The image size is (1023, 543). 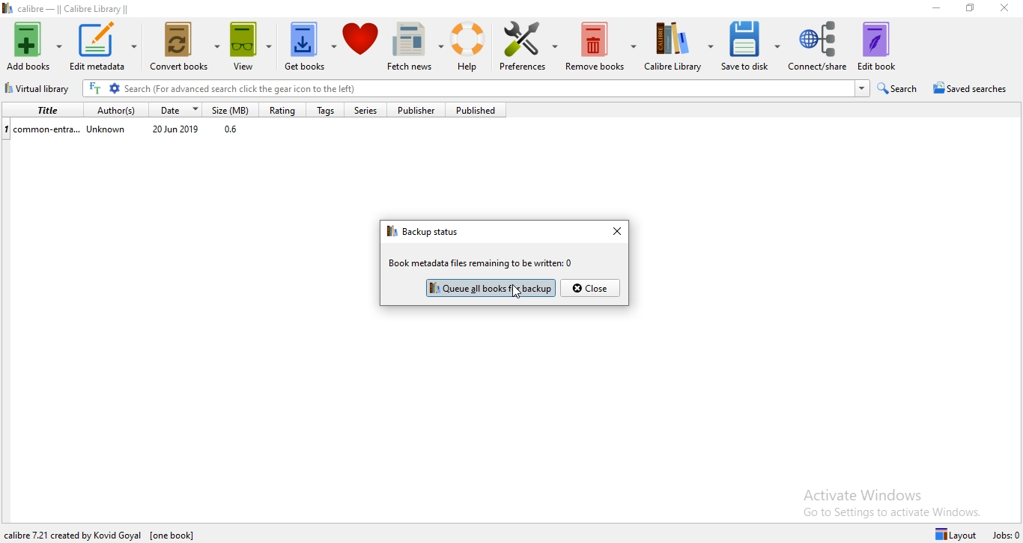 I want to click on Size (MB), so click(x=234, y=109).